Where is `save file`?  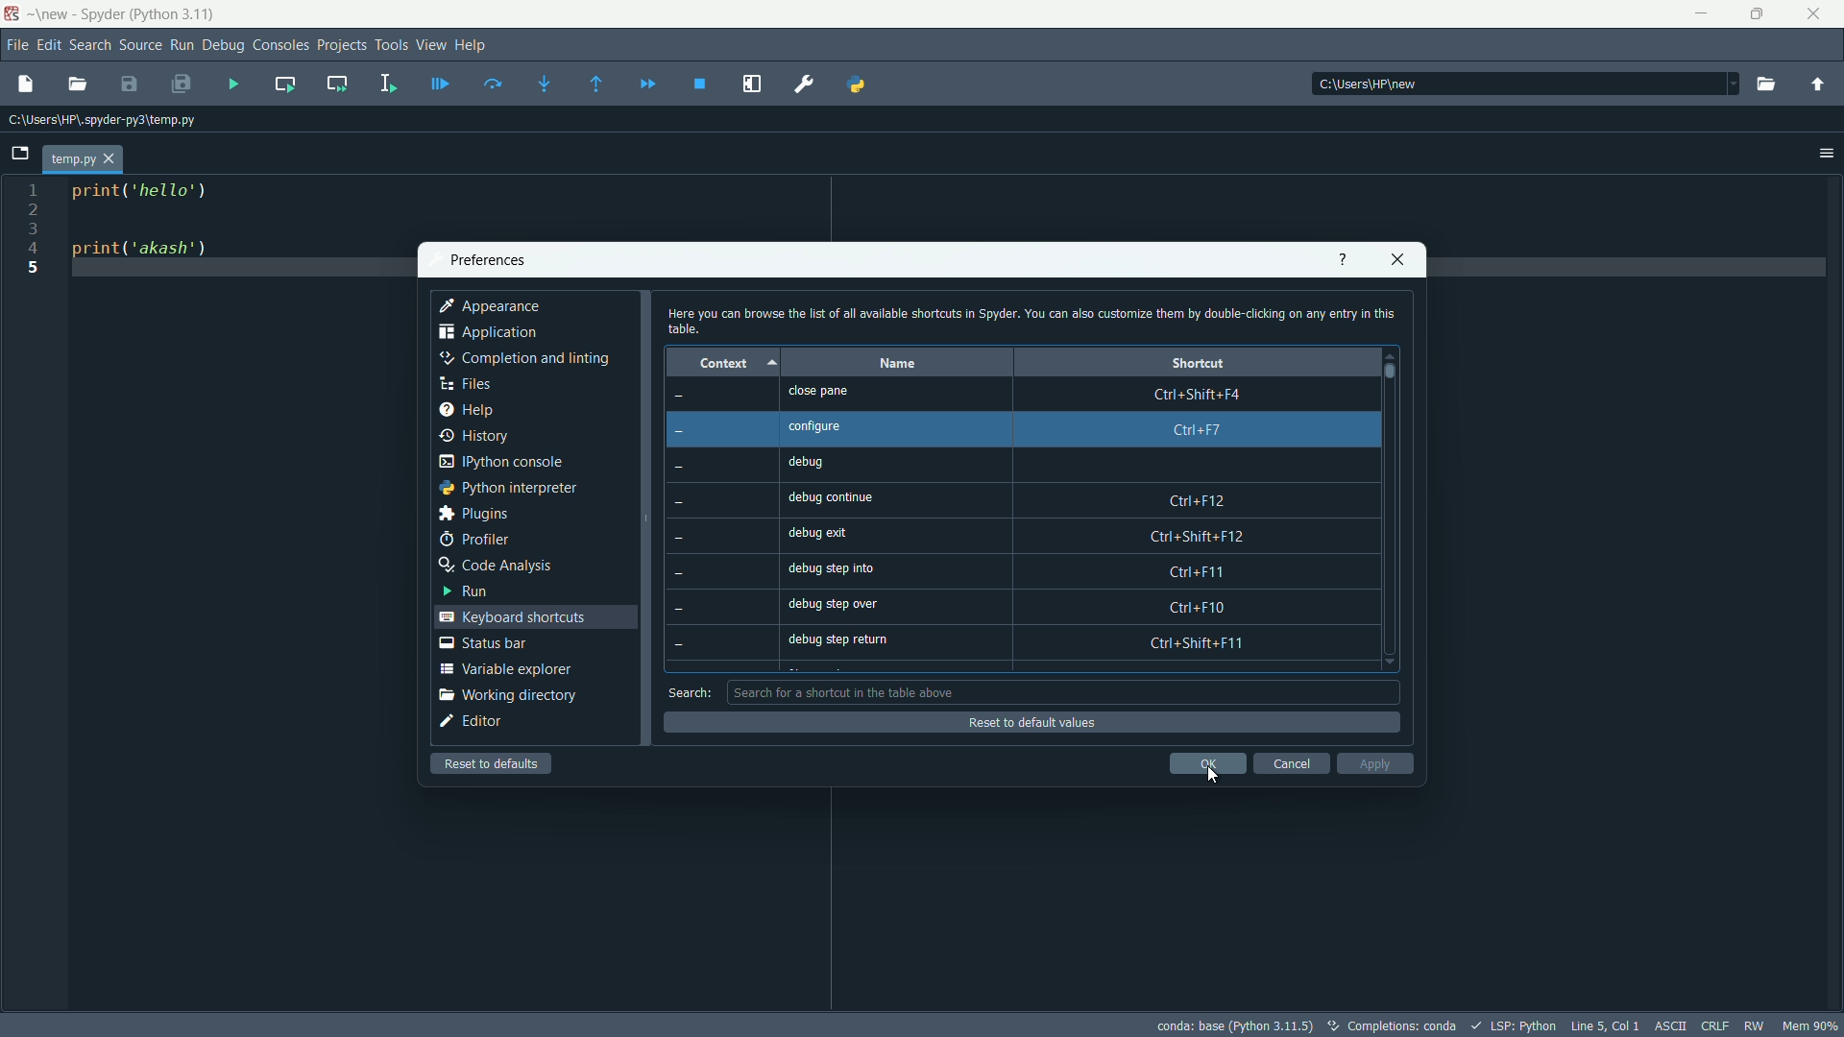
save file is located at coordinates (128, 85).